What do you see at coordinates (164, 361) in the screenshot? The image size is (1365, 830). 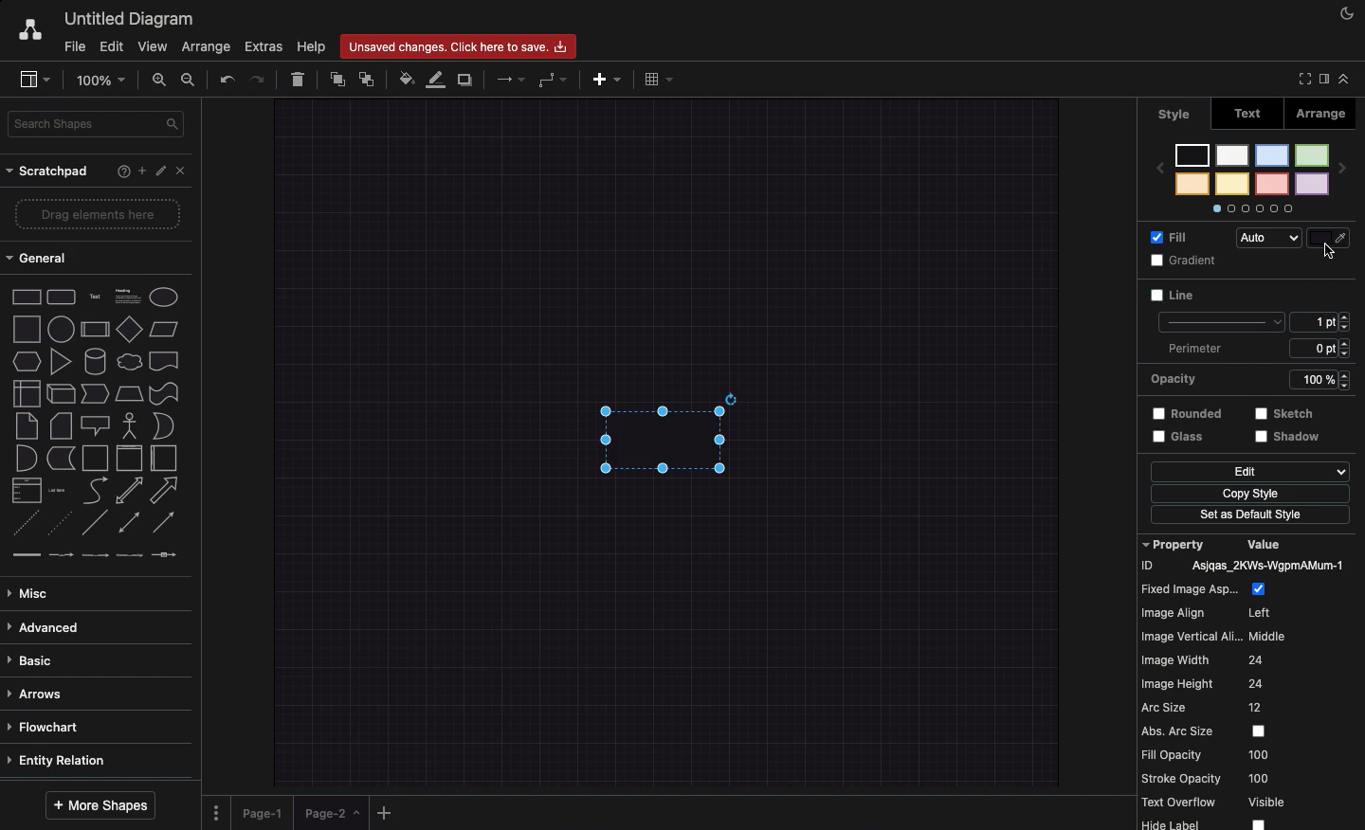 I see `document` at bounding box center [164, 361].